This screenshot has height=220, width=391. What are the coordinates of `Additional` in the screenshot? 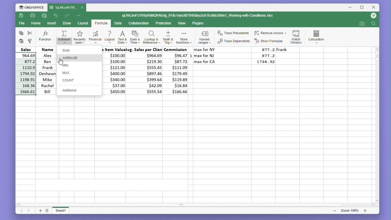 It's located at (80, 90).